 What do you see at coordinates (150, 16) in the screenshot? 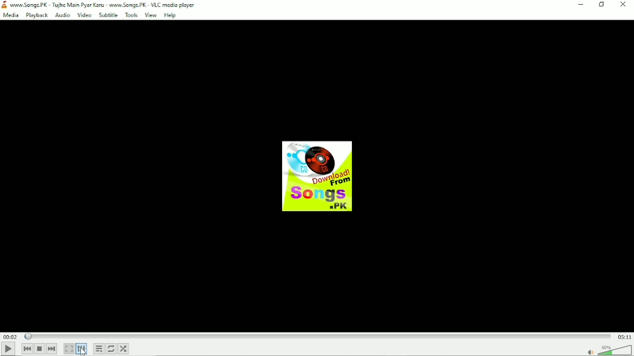
I see `View` at bounding box center [150, 16].